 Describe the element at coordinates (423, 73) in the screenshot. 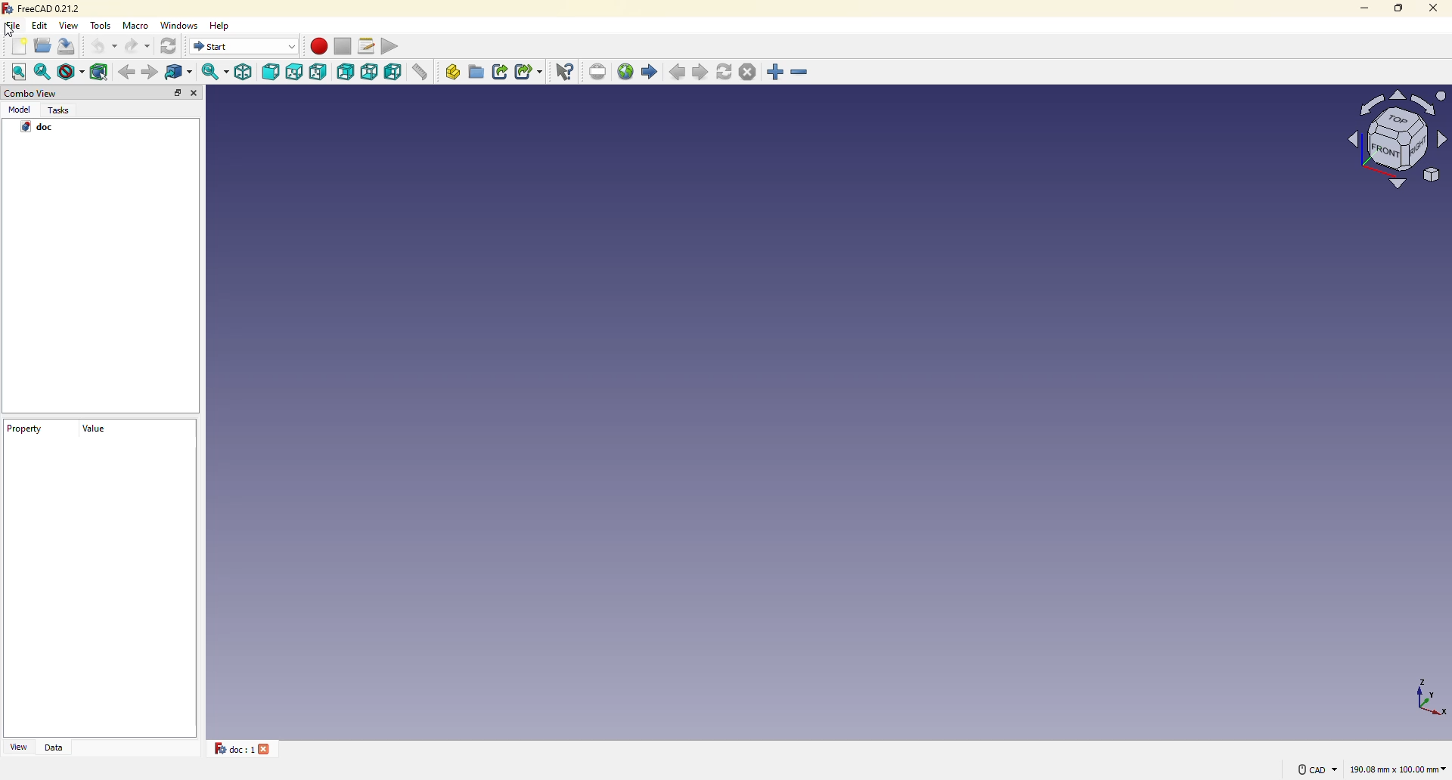

I see `measure distance` at that location.